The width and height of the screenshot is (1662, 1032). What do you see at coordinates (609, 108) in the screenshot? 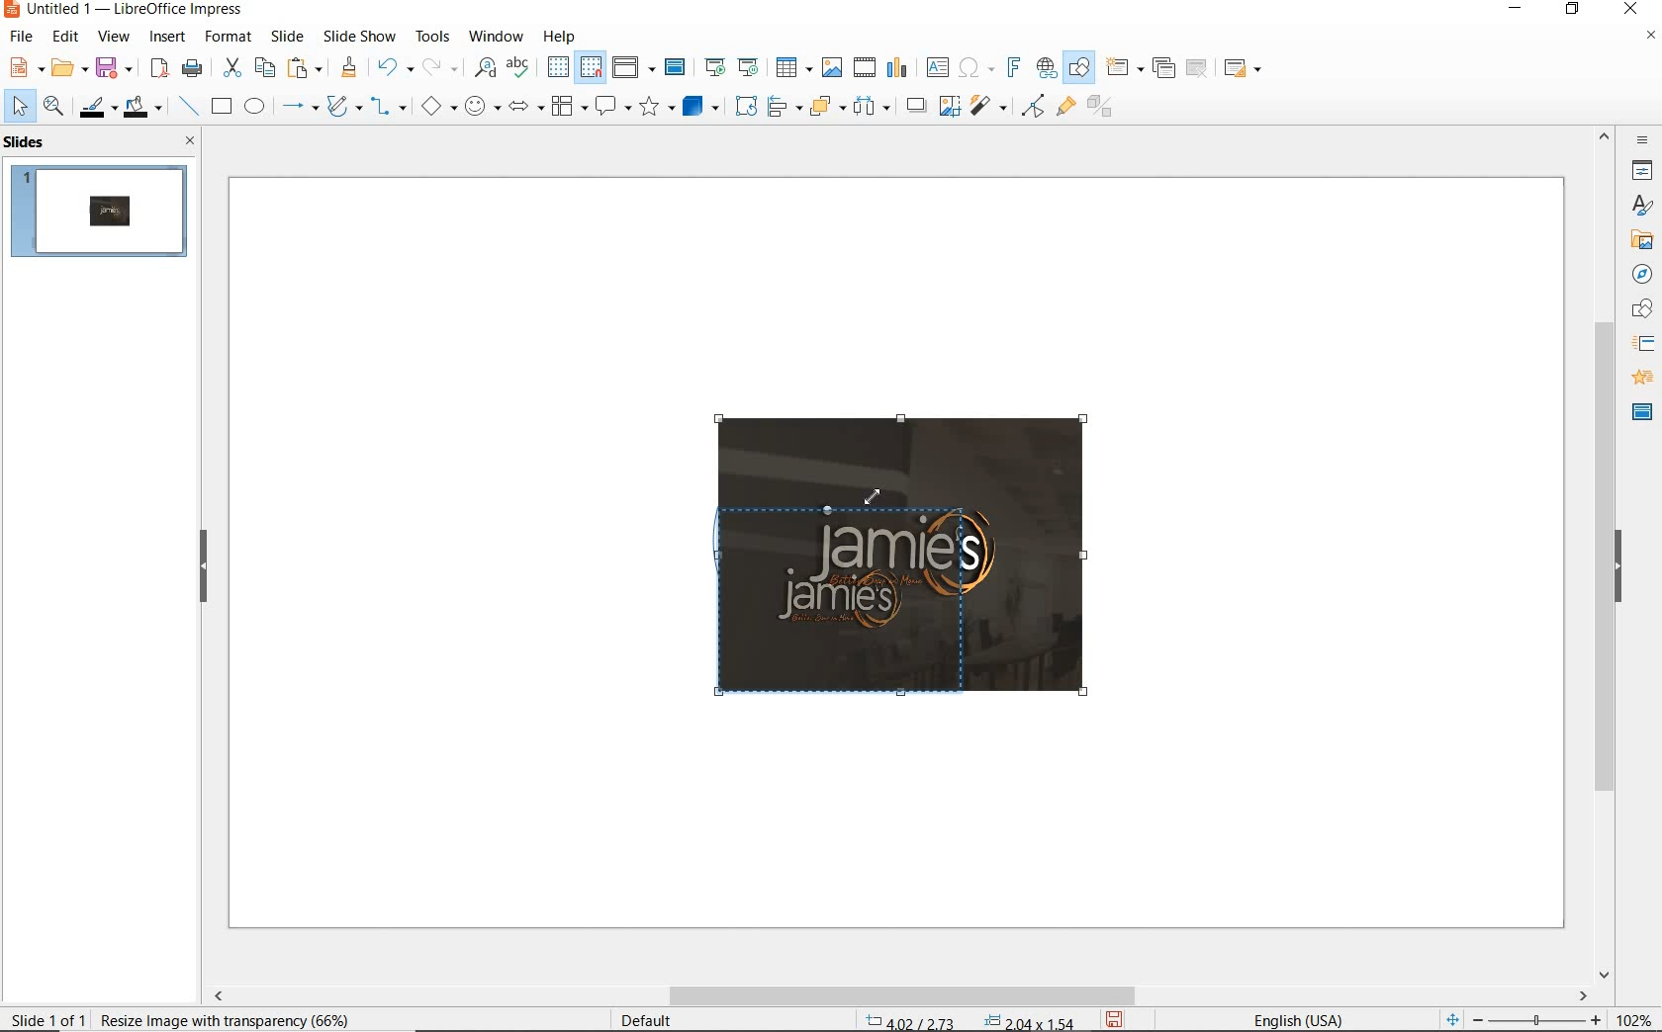
I see `callout shapes` at bounding box center [609, 108].